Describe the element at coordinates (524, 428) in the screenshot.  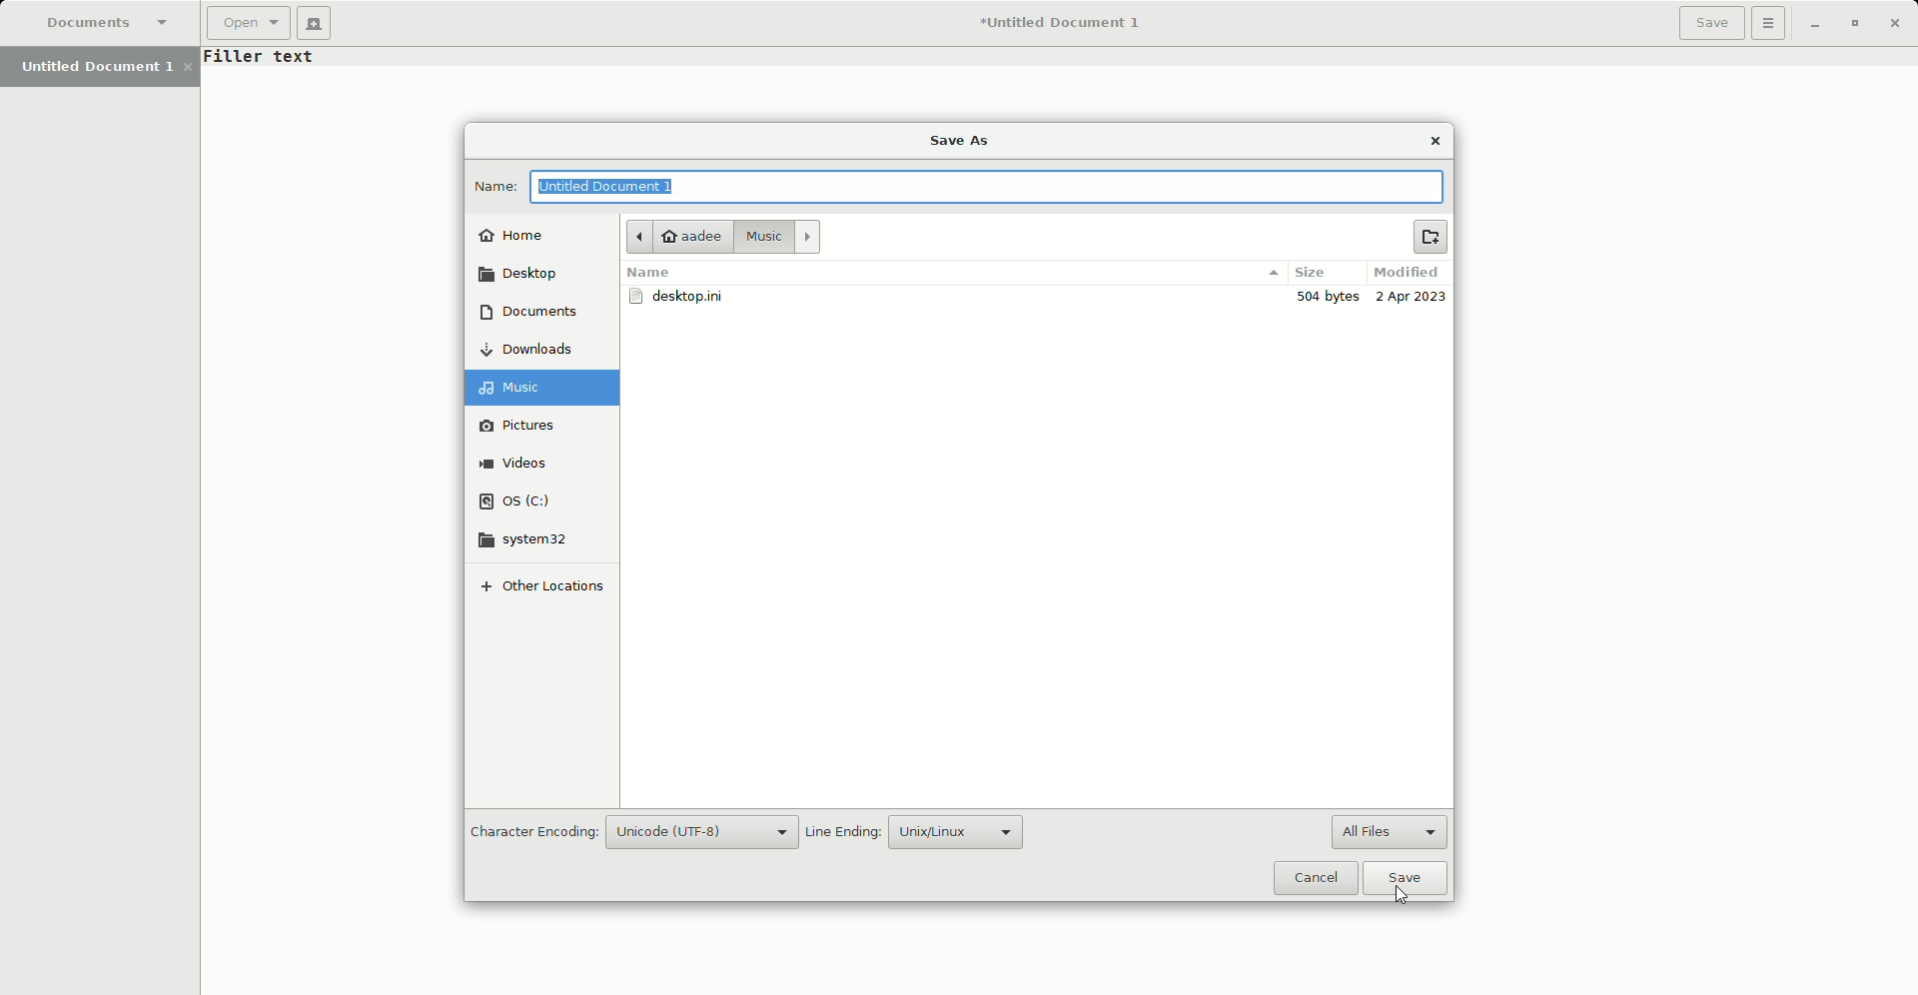
I see `Pictures` at that location.